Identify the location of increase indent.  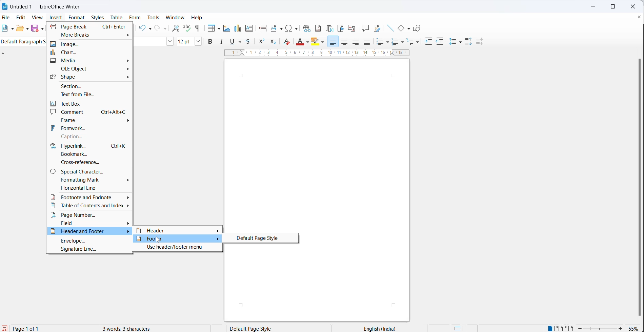
(428, 41).